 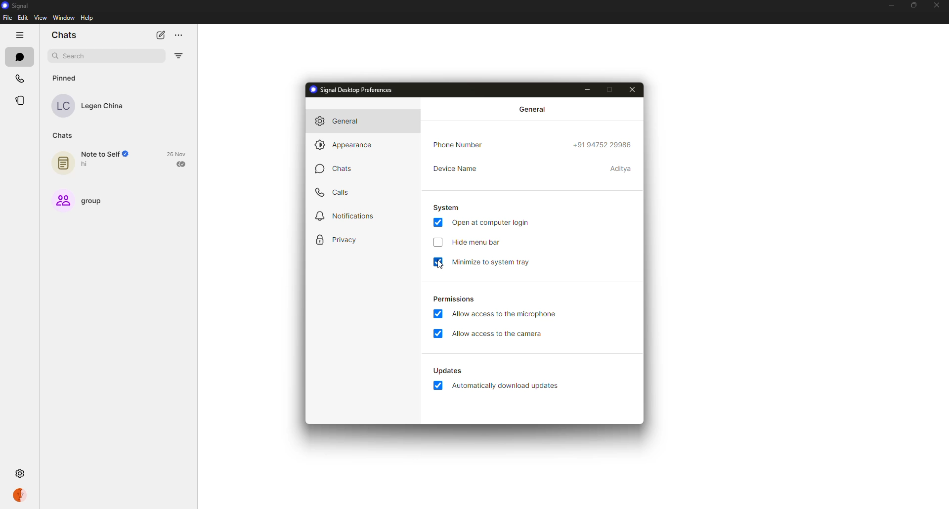 What do you see at coordinates (179, 55) in the screenshot?
I see `filter` at bounding box center [179, 55].